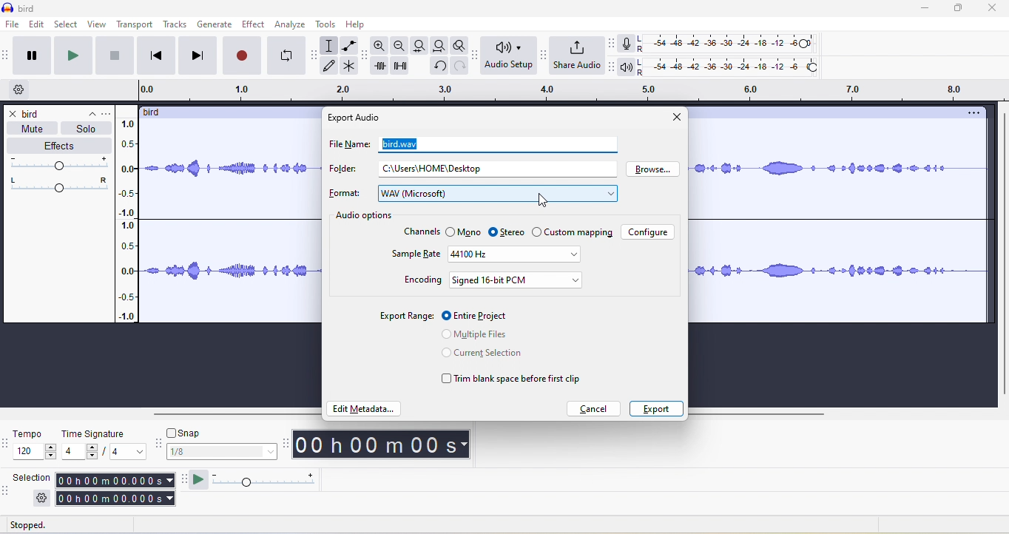 The image size is (1009, 534). Describe the element at coordinates (76, 56) in the screenshot. I see `play` at that location.